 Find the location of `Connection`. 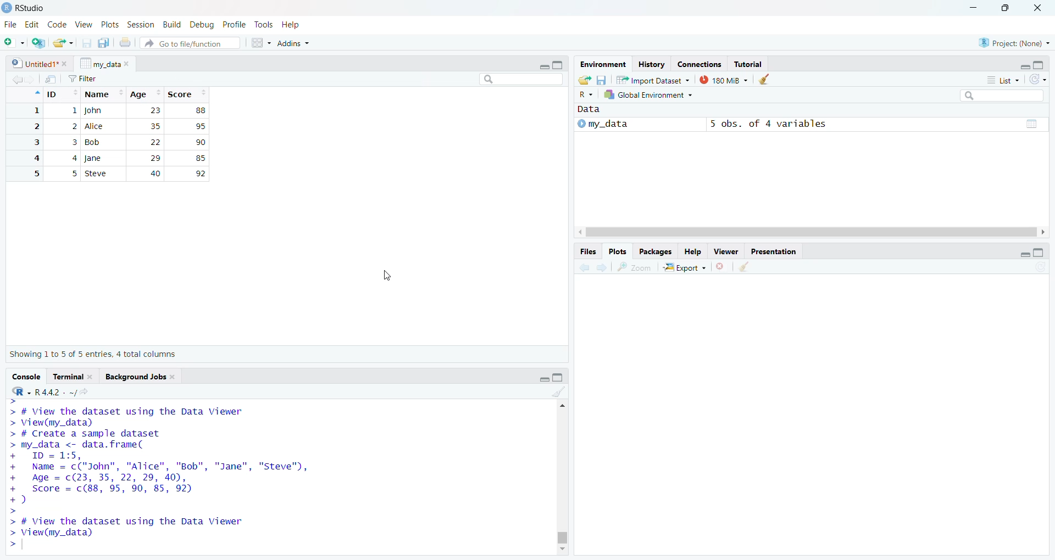

Connection is located at coordinates (698, 65).